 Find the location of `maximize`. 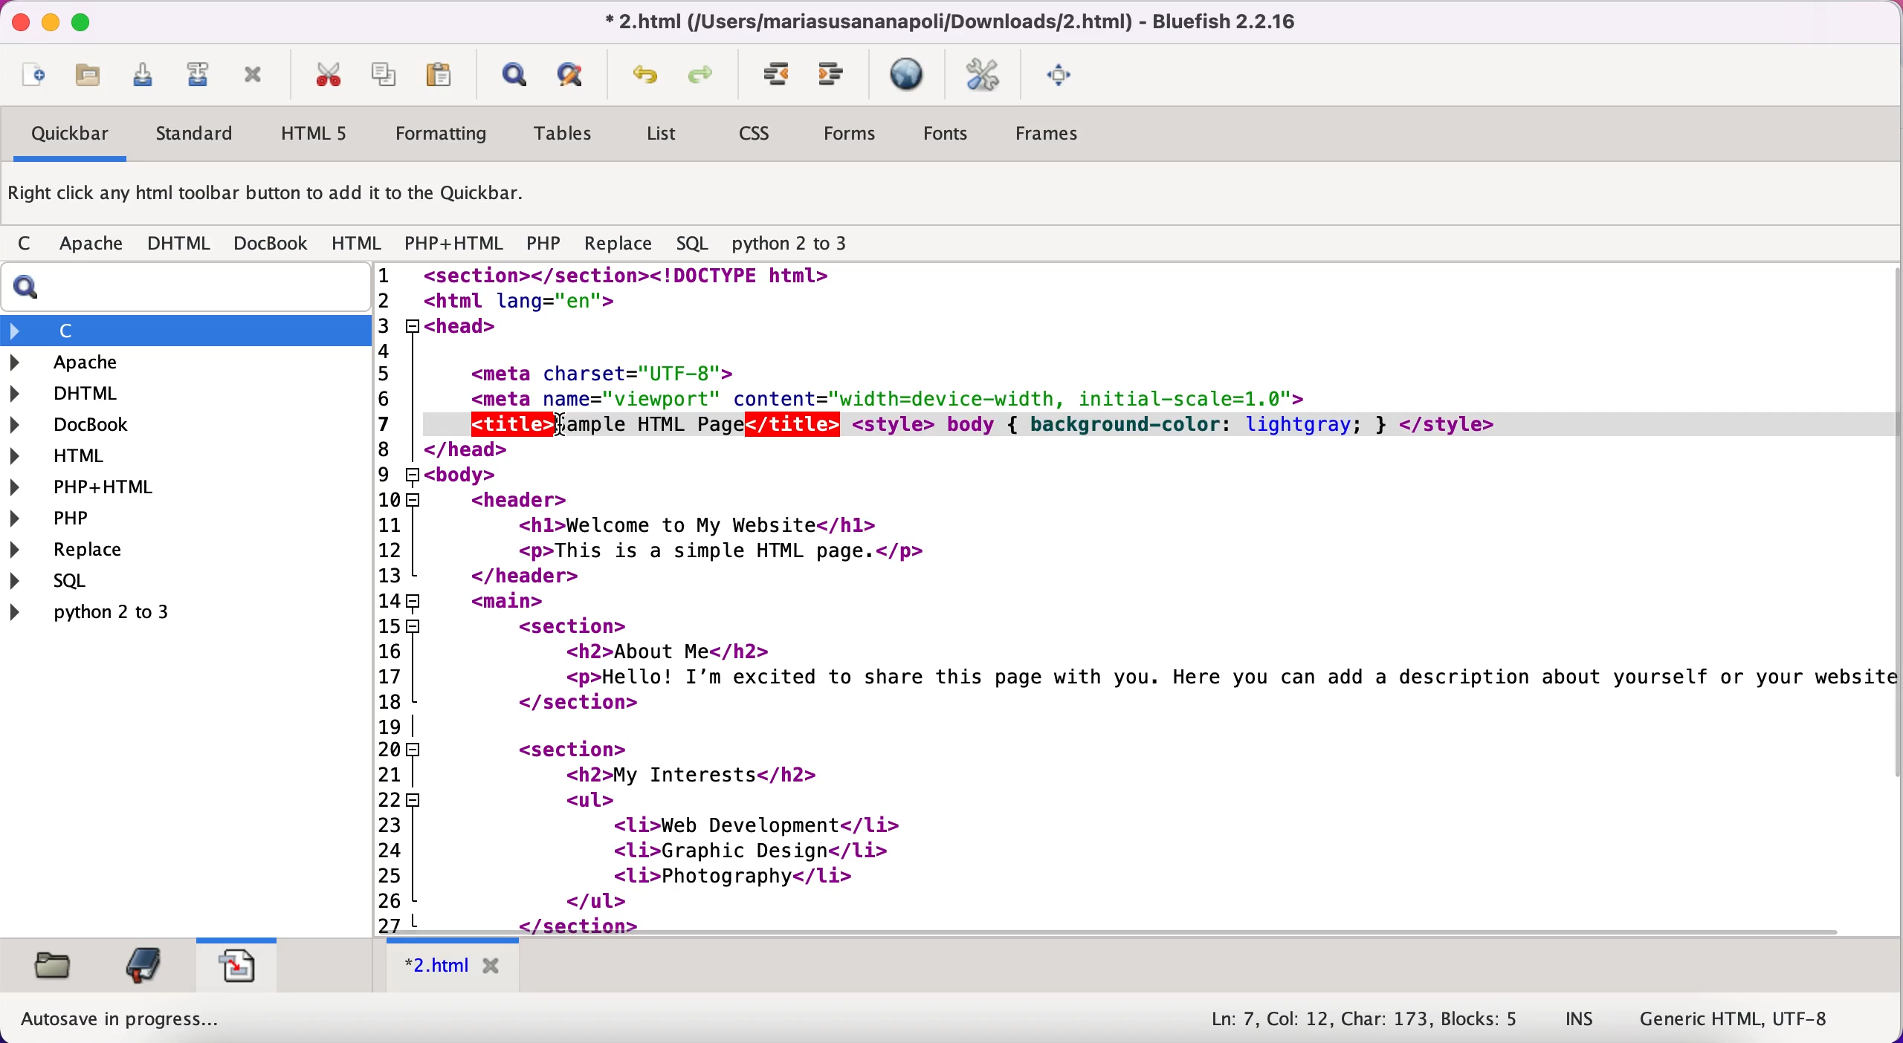

maximize is located at coordinates (81, 21).